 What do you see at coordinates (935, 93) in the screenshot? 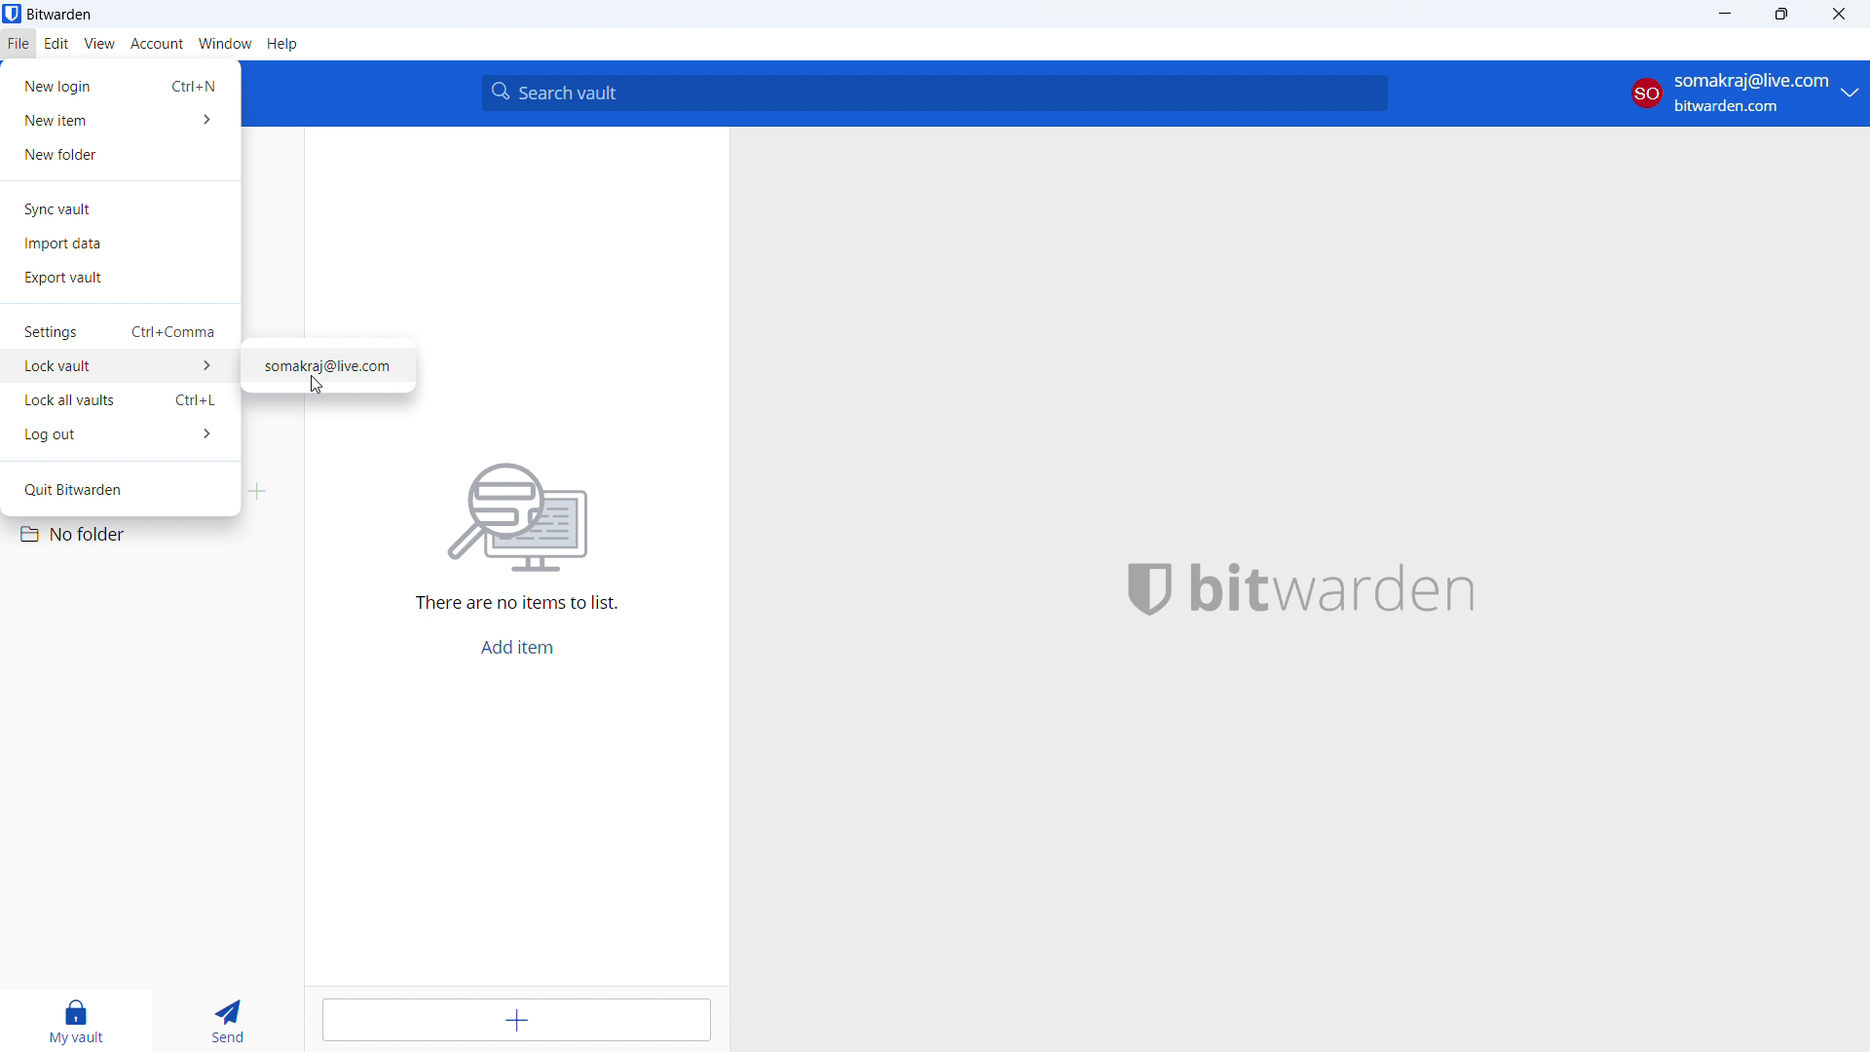
I see `search vault` at bounding box center [935, 93].